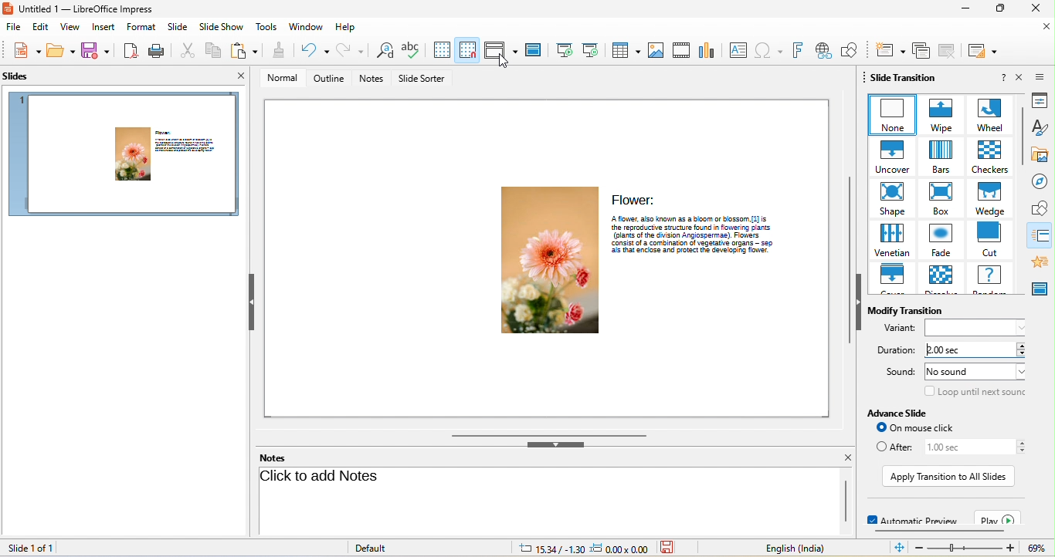 The width and height of the screenshot is (1055, 557). Describe the element at coordinates (1023, 354) in the screenshot. I see `decrease duration` at that location.